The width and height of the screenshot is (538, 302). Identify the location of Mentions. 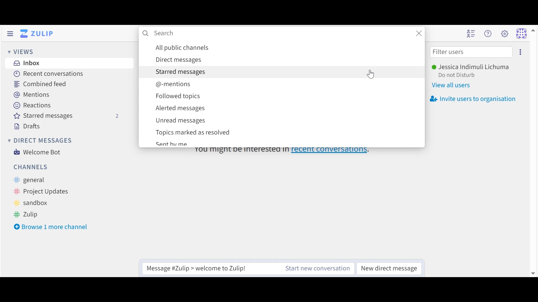
(31, 95).